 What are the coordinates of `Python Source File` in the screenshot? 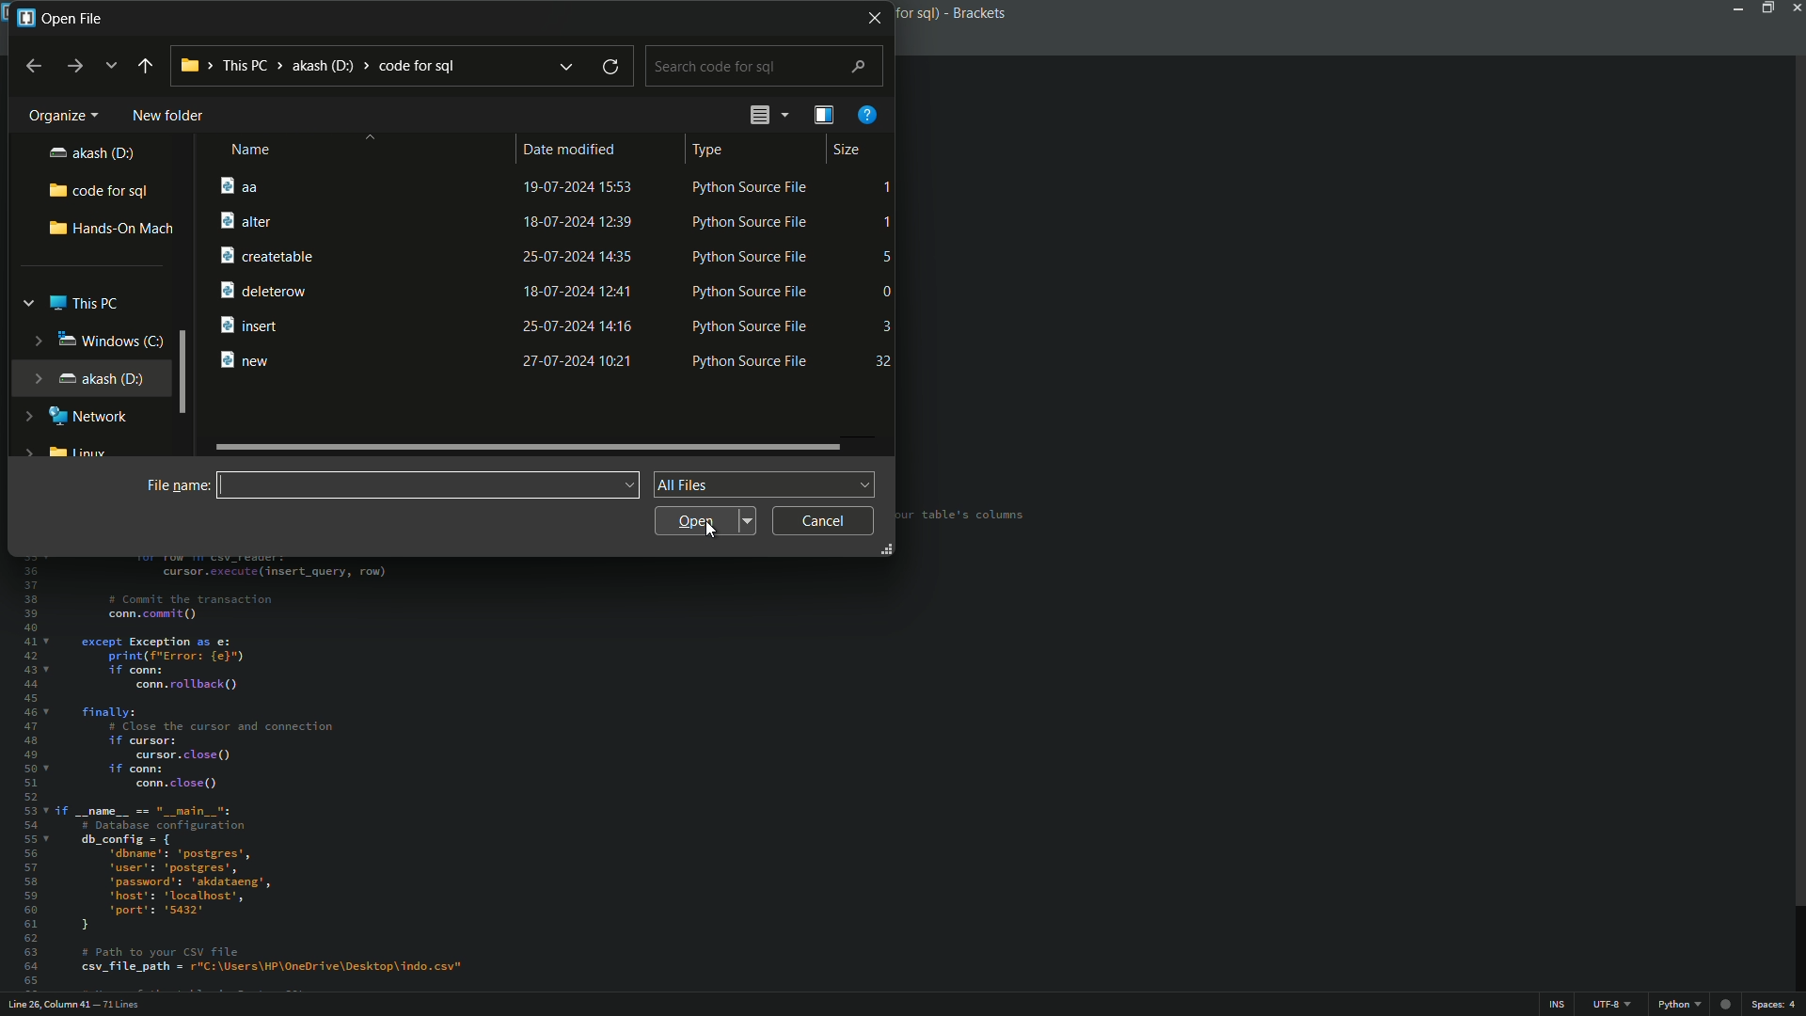 It's located at (745, 186).